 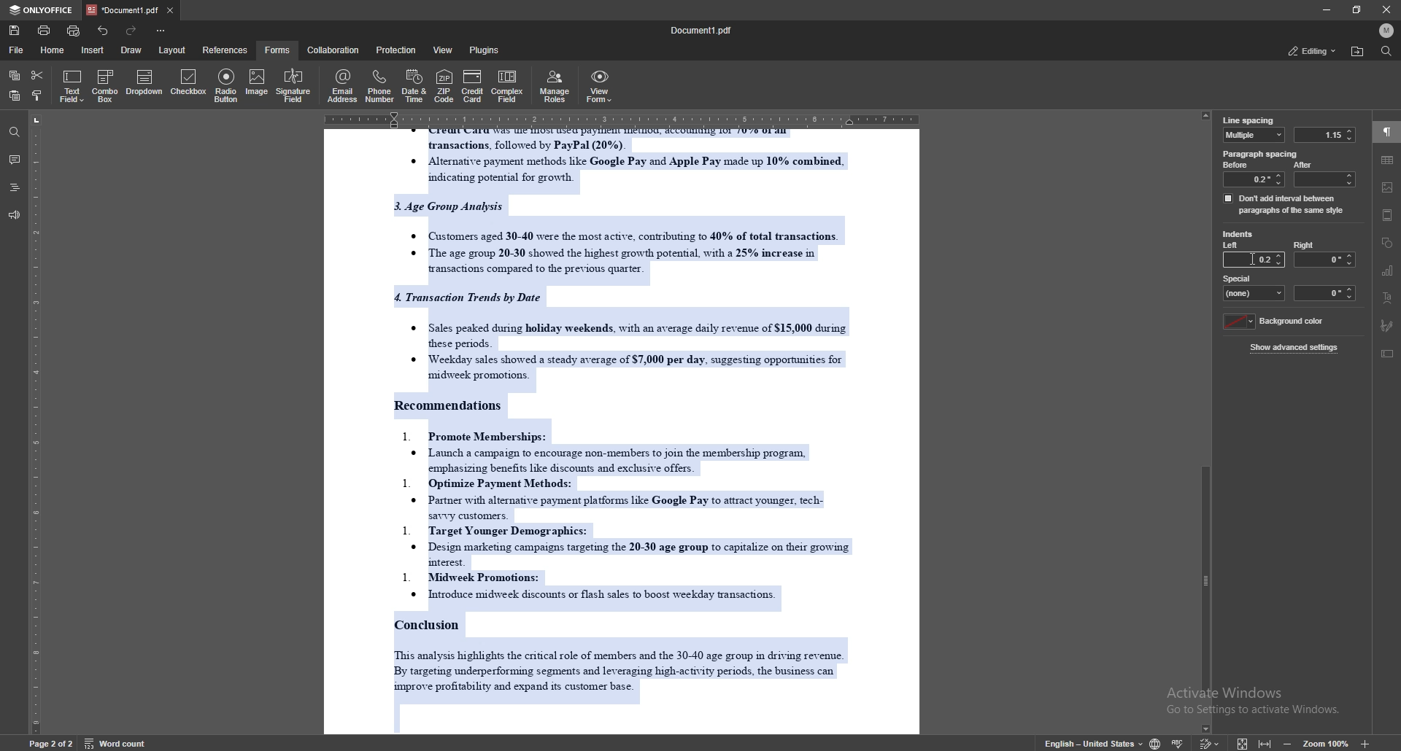 What do you see at coordinates (114, 742) in the screenshot?
I see `word count` at bounding box center [114, 742].